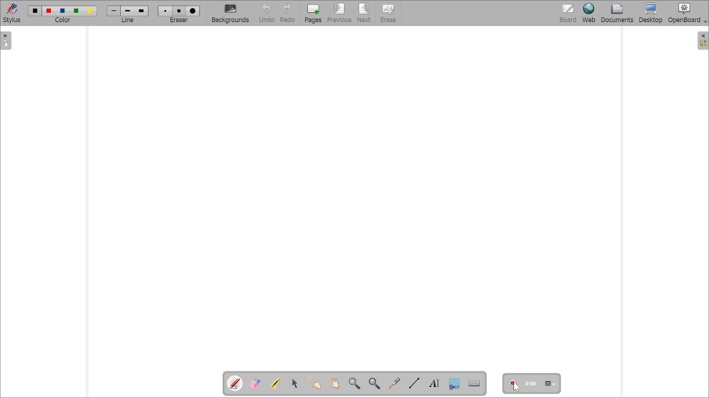 Image resolution: width=709 pixels, height=398 pixels. What do you see at coordinates (127, 11) in the screenshot?
I see `line2` at bounding box center [127, 11].